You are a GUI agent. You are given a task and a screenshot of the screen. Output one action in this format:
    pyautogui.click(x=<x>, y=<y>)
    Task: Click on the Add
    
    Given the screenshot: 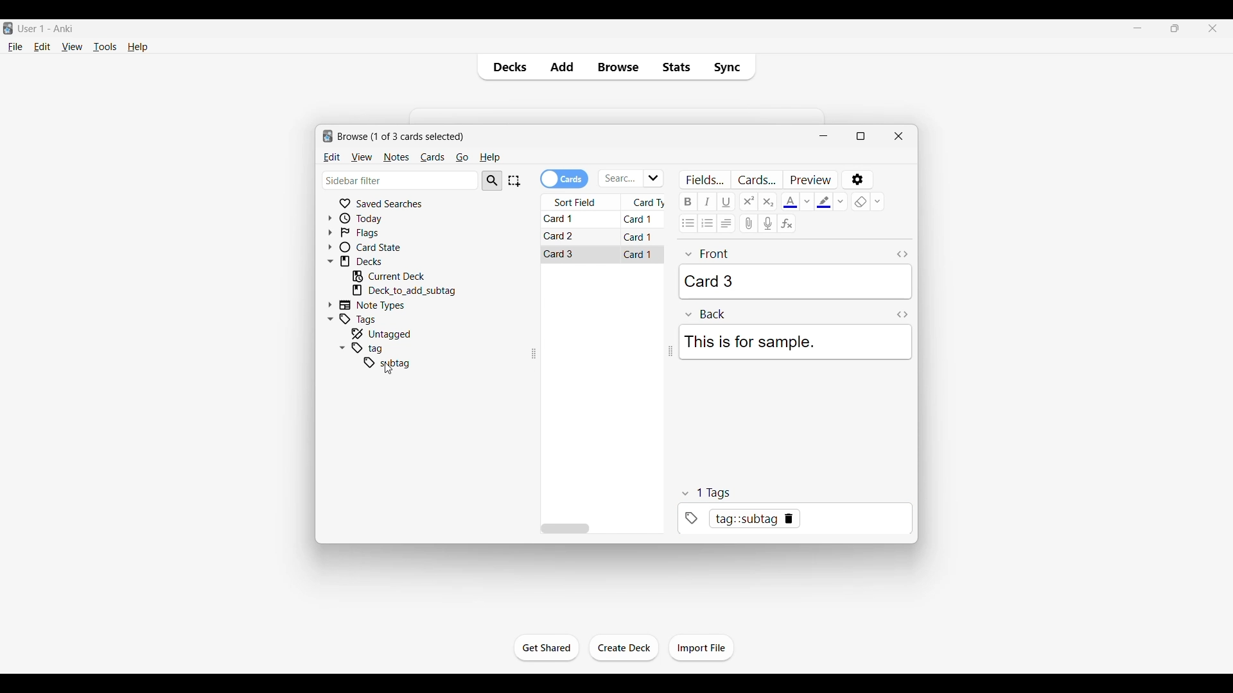 What is the action you would take?
    pyautogui.click(x=561, y=67)
    